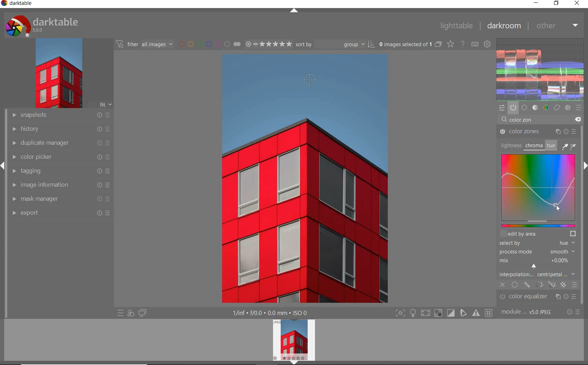  Describe the element at coordinates (541, 69) in the screenshot. I see `waveform` at that location.